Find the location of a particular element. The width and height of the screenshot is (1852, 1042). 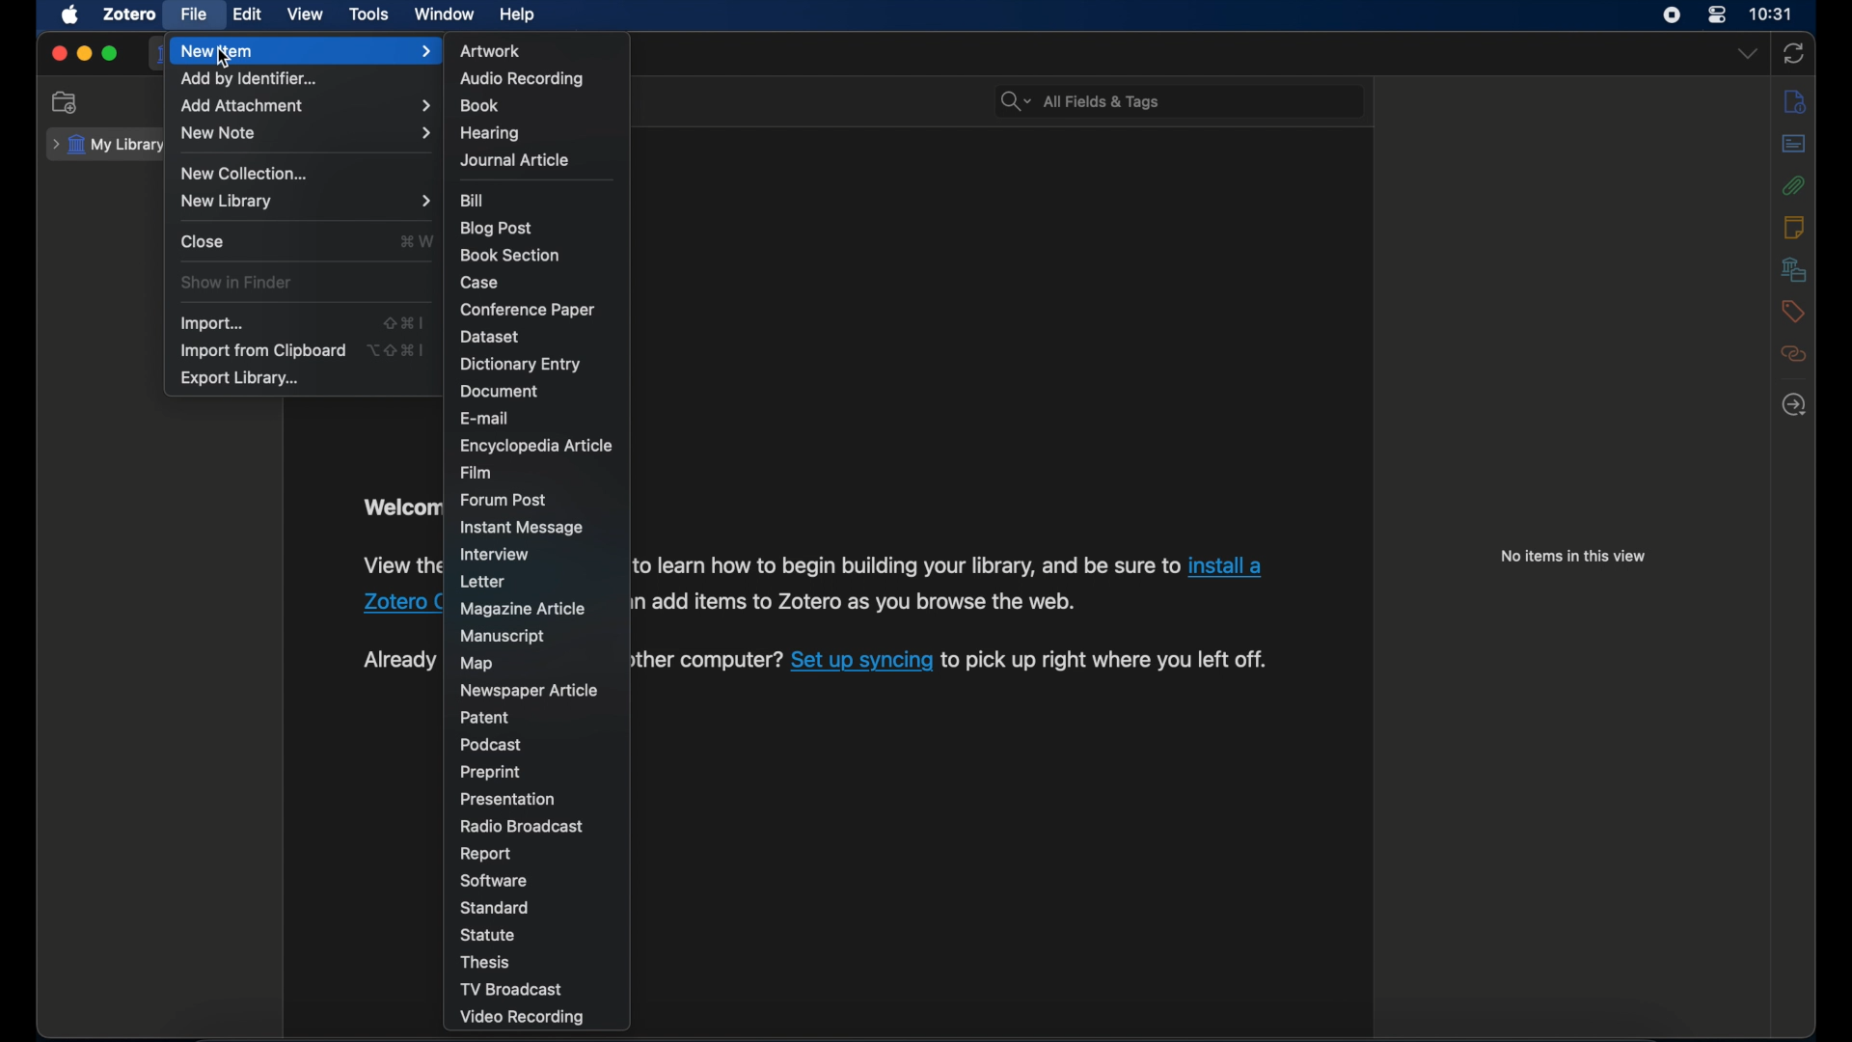

new library is located at coordinates (306, 201).